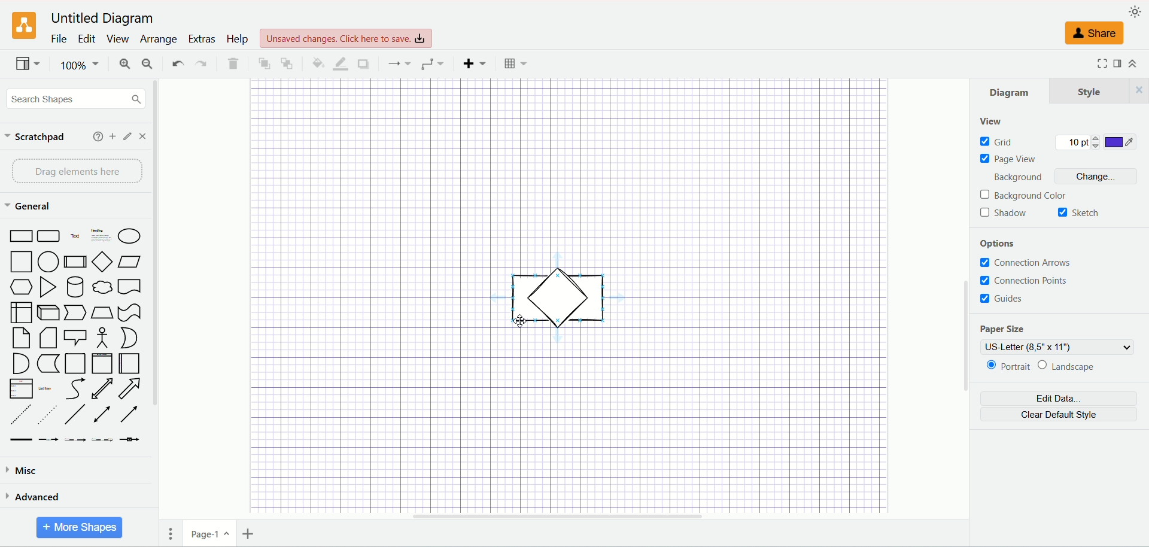 This screenshot has height=547, width=1149. I want to click on paper size, so click(1005, 329).